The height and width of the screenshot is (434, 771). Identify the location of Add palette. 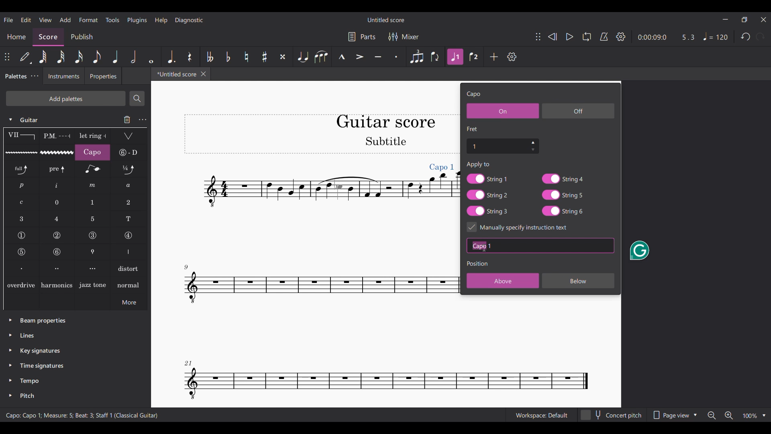
(65, 98).